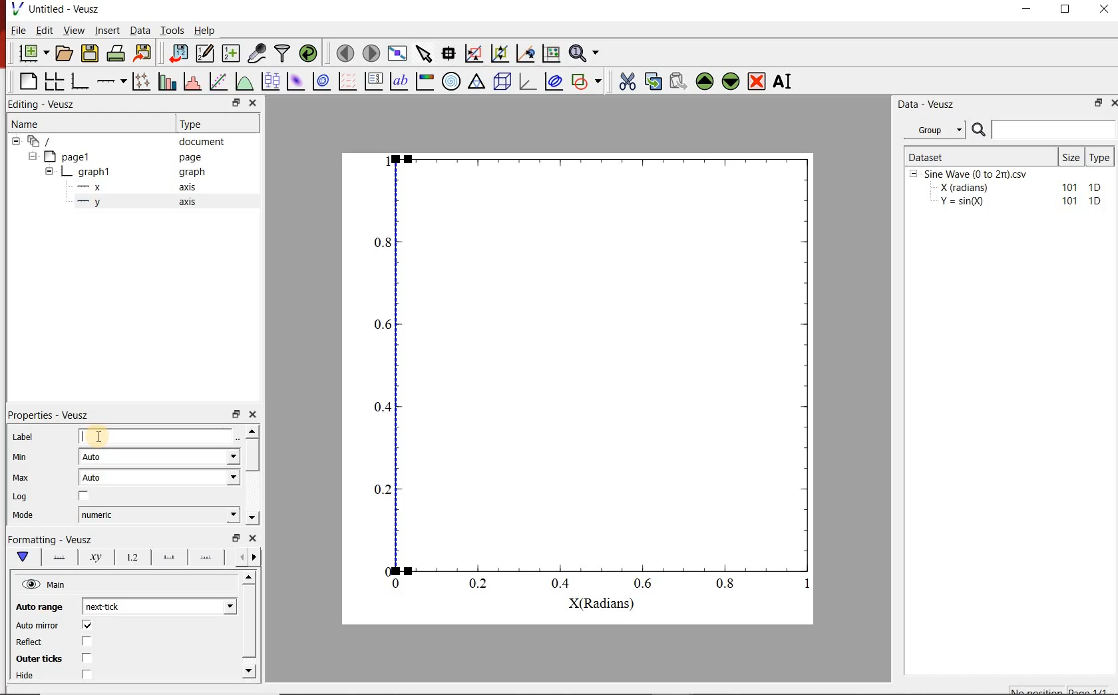 This screenshot has width=1118, height=695. What do you see at coordinates (272, 82) in the screenshot?
I see `plot box plots` at bounding box center [272, 82].